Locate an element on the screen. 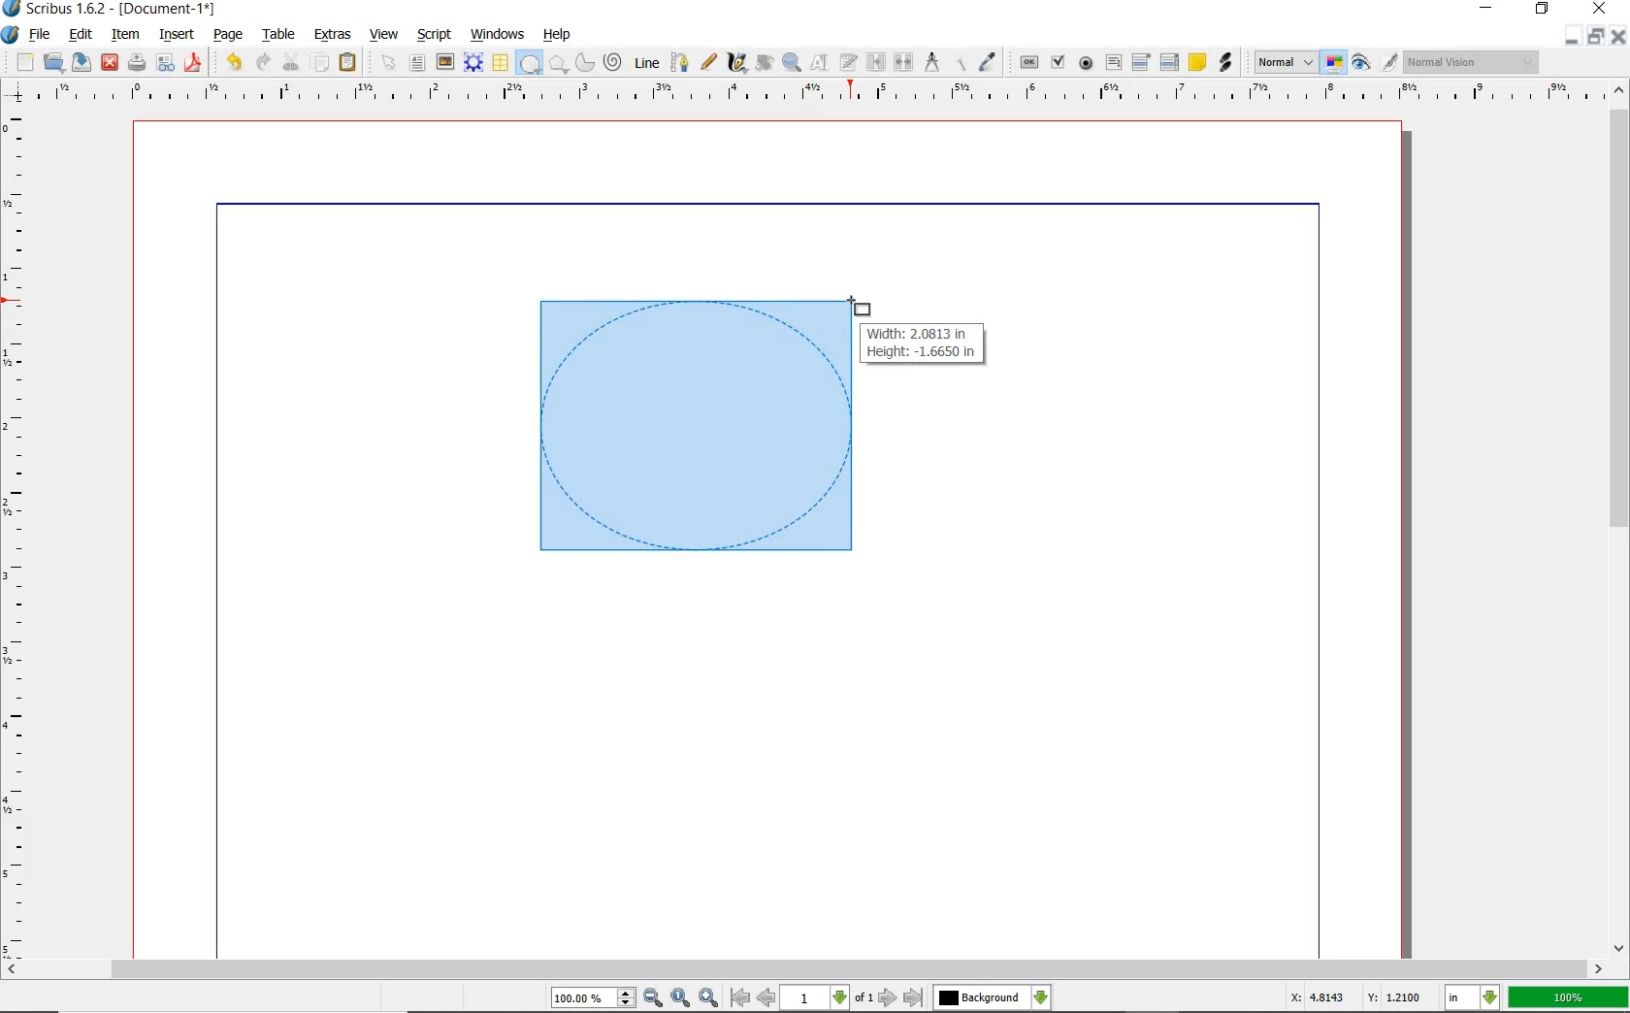 This screenshot has height=1013, width=1630. COPY is located at coordinates (322, 63).